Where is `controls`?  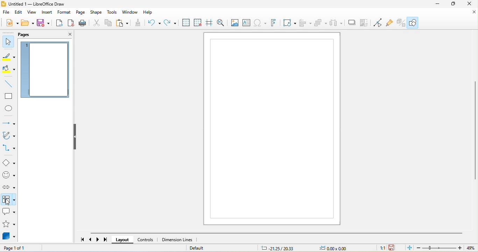 controls is located at coordinates (146, 239).